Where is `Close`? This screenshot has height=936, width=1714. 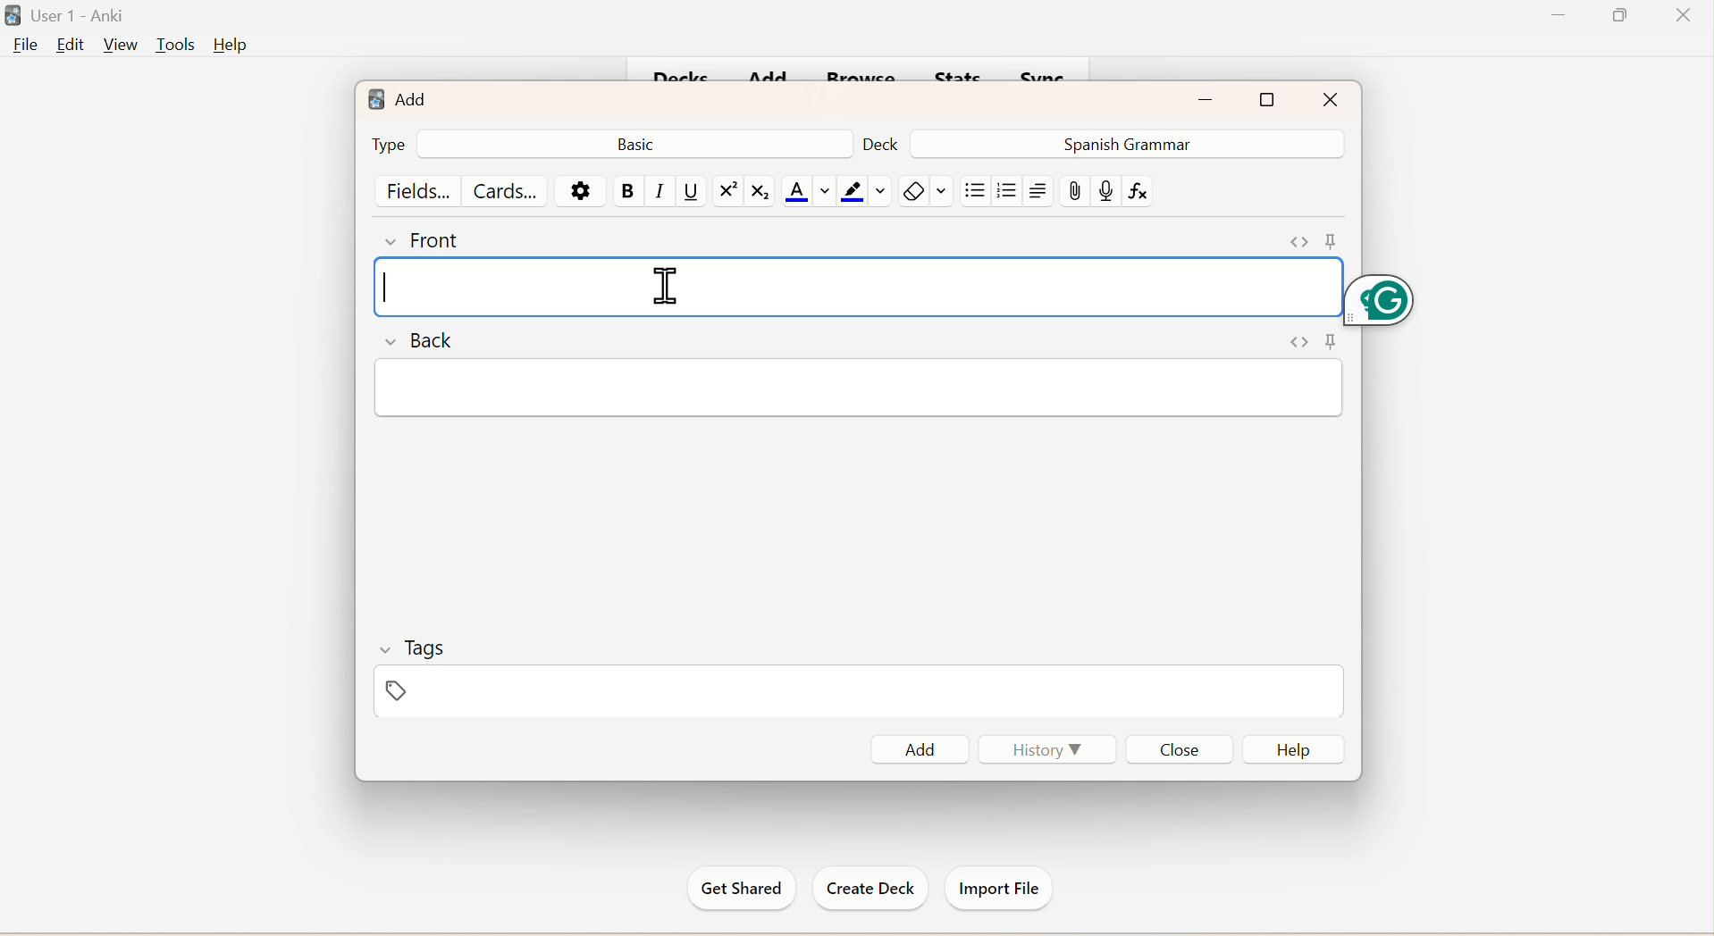
Close is located at coordinates (1178, 748).